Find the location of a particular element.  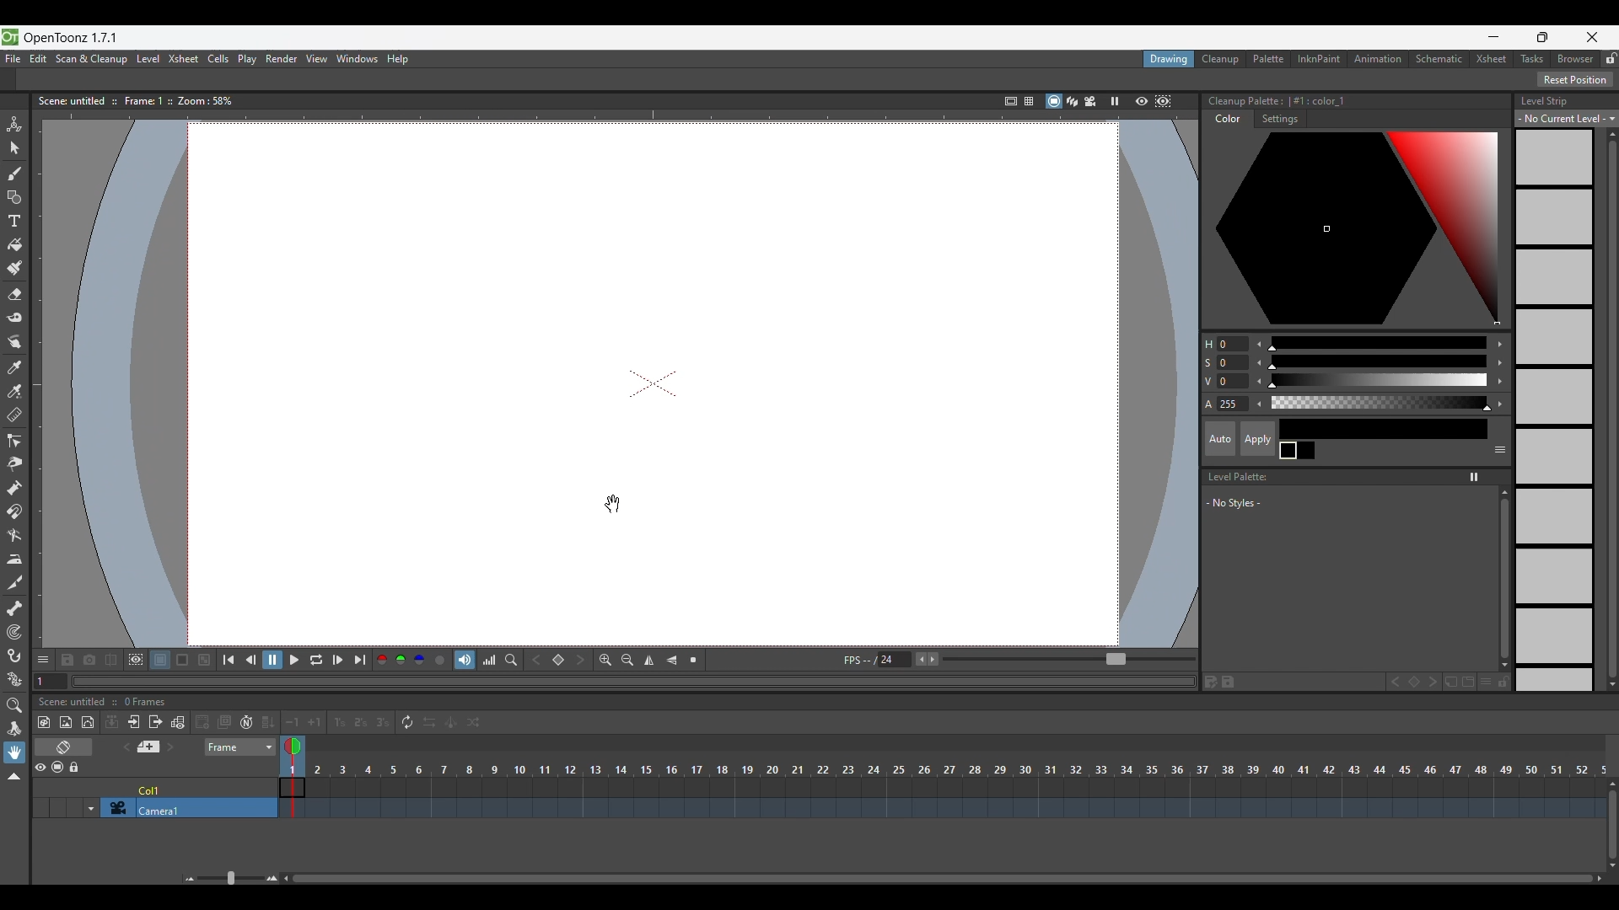

Save palette is located at coordinates (1228, 682).